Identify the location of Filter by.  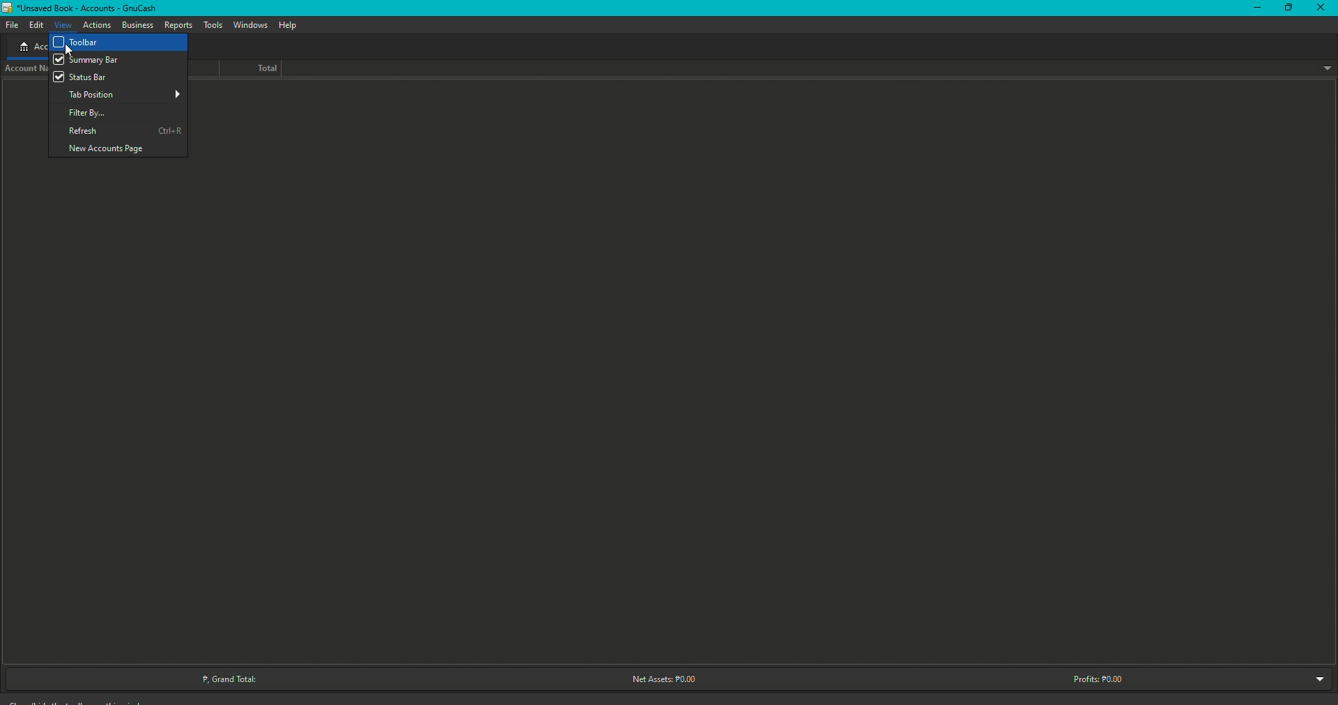
(89, 113).